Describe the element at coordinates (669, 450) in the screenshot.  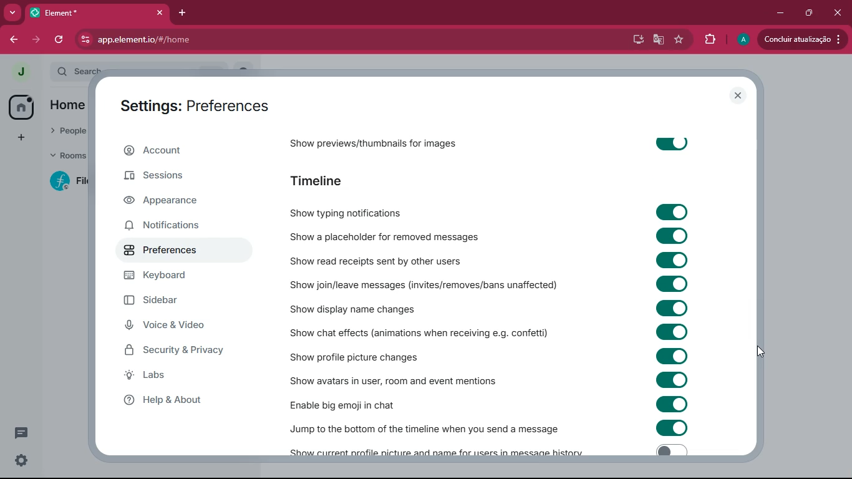
I see `toggle off` at that location.